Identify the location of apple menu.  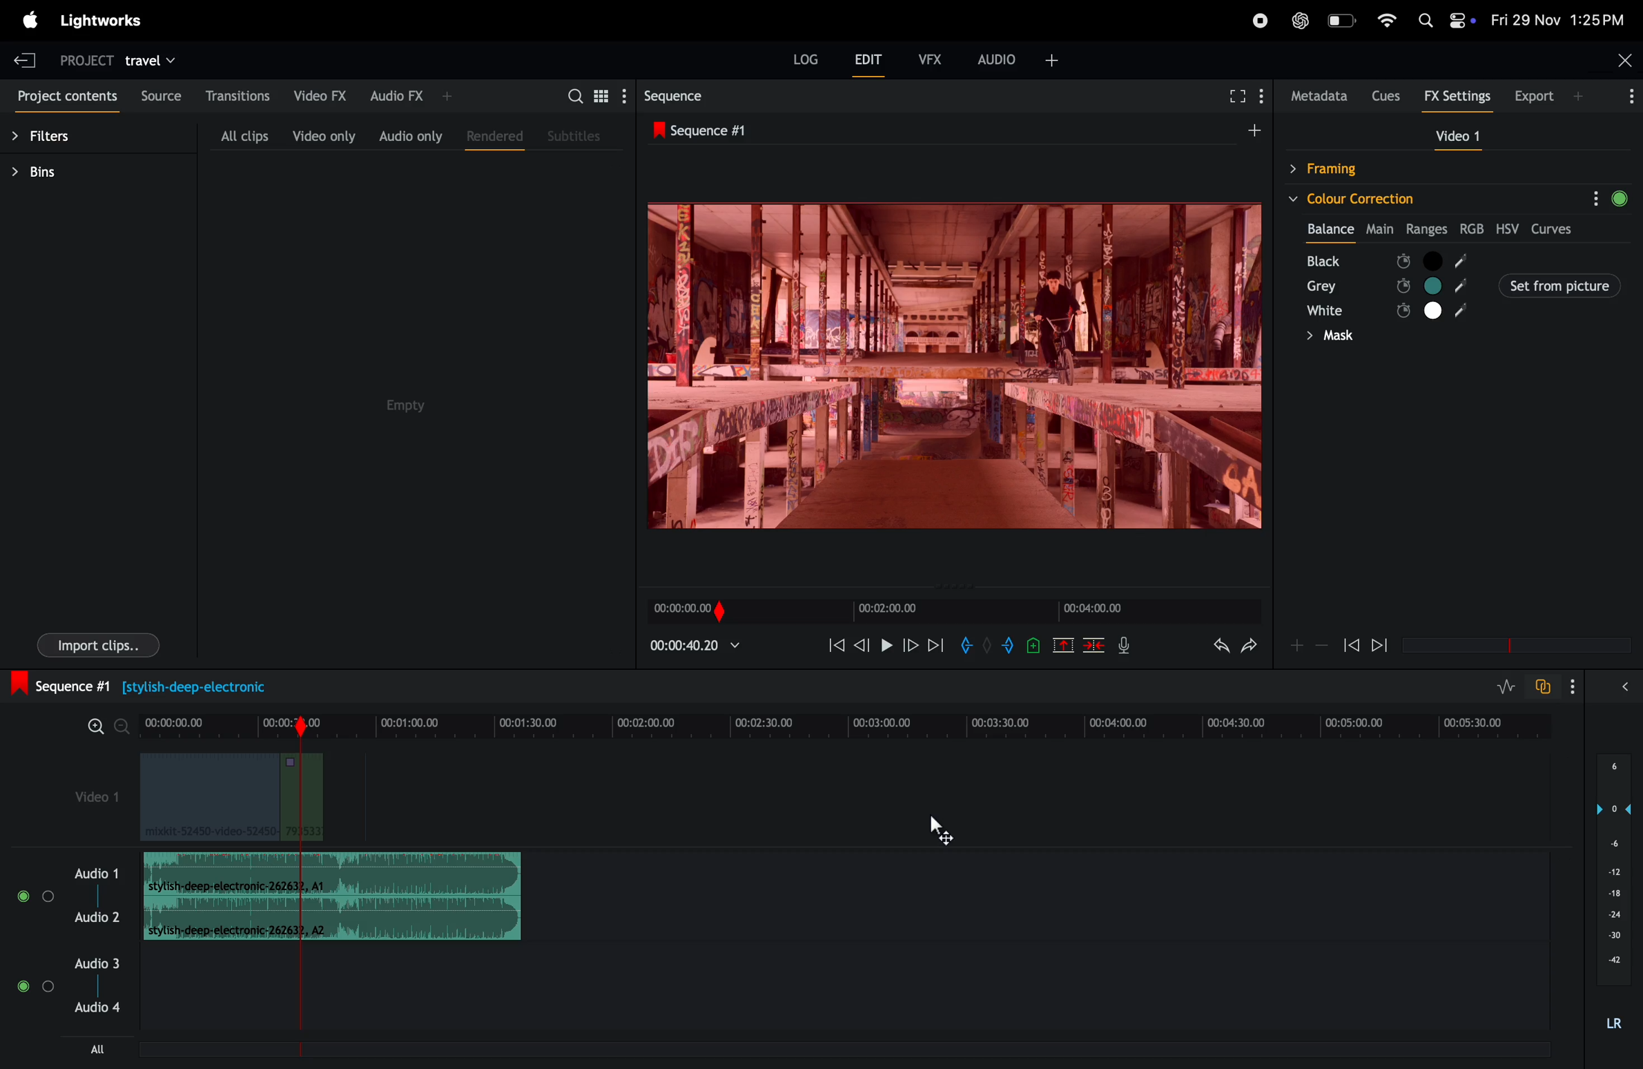
(29, 22).